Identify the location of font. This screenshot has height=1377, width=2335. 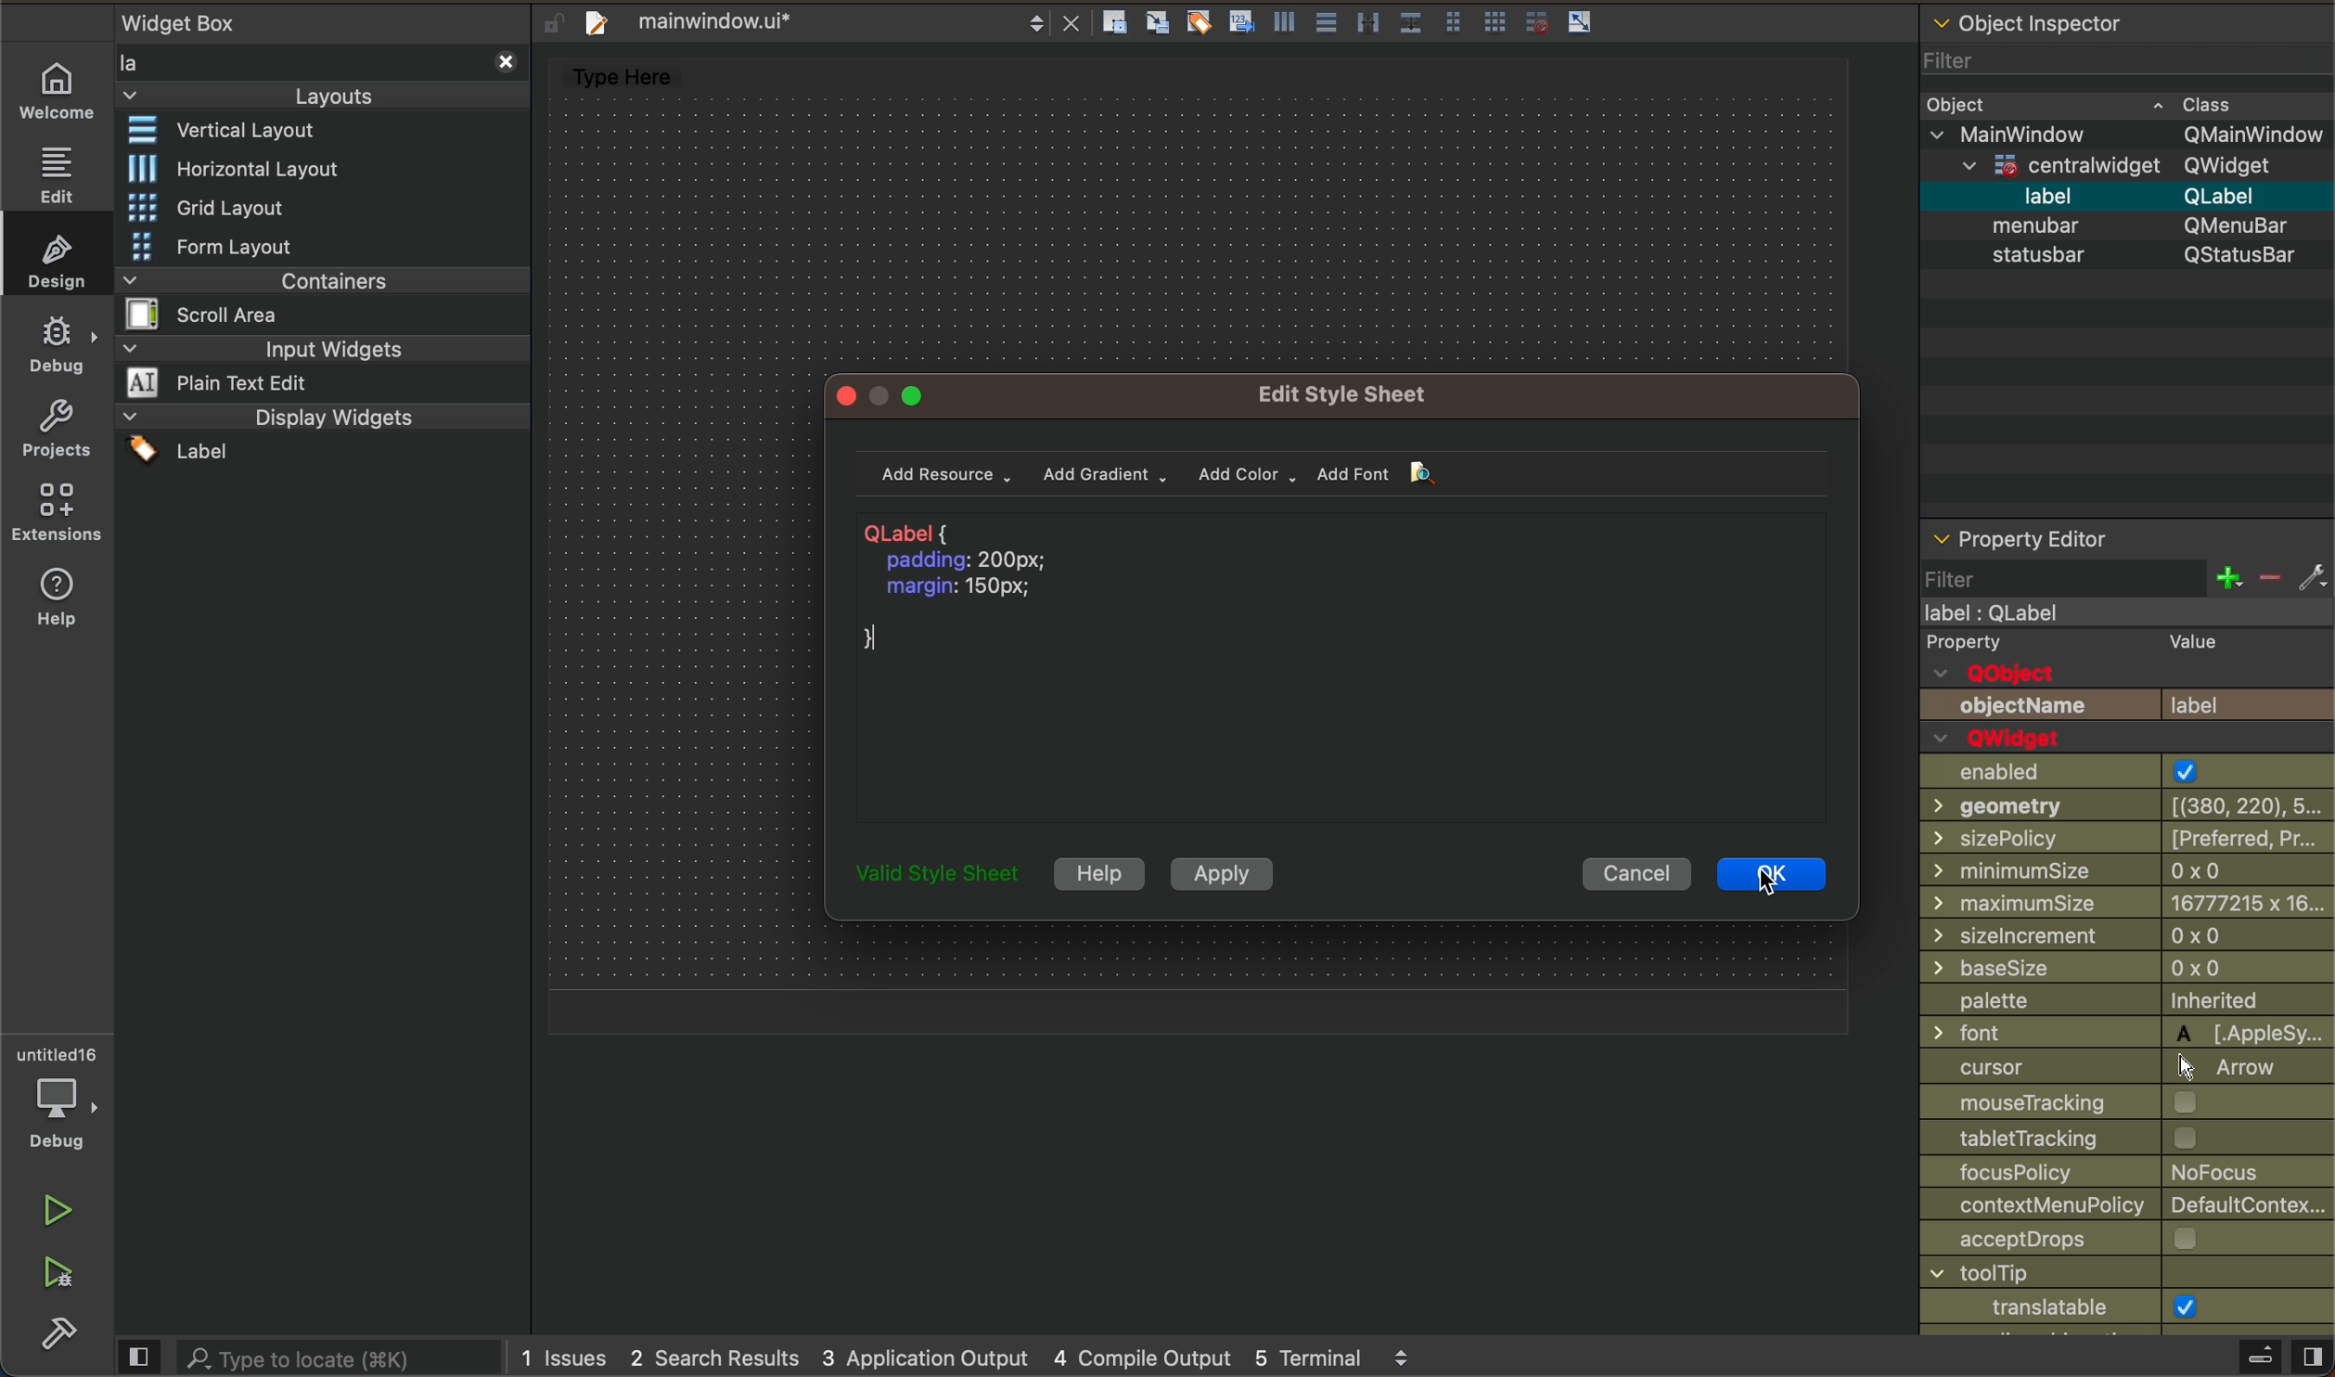
(2123, 1032).